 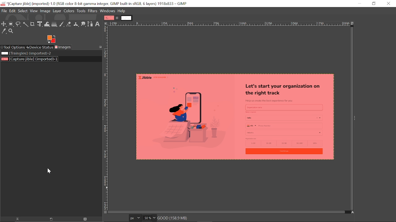 What do you see at coordinates (33, 24) in the screenshot?
I see `Crop tool` at bounding box center [33, 24].